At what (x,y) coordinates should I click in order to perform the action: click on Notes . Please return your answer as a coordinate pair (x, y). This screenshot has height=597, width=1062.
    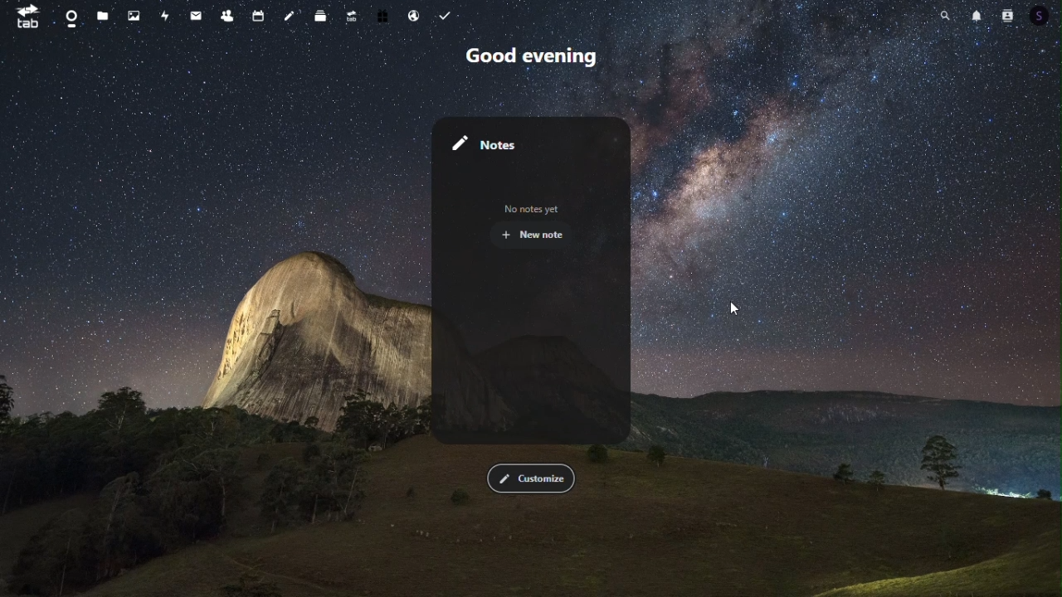
    Looking at the image, I should click on (290, 16).